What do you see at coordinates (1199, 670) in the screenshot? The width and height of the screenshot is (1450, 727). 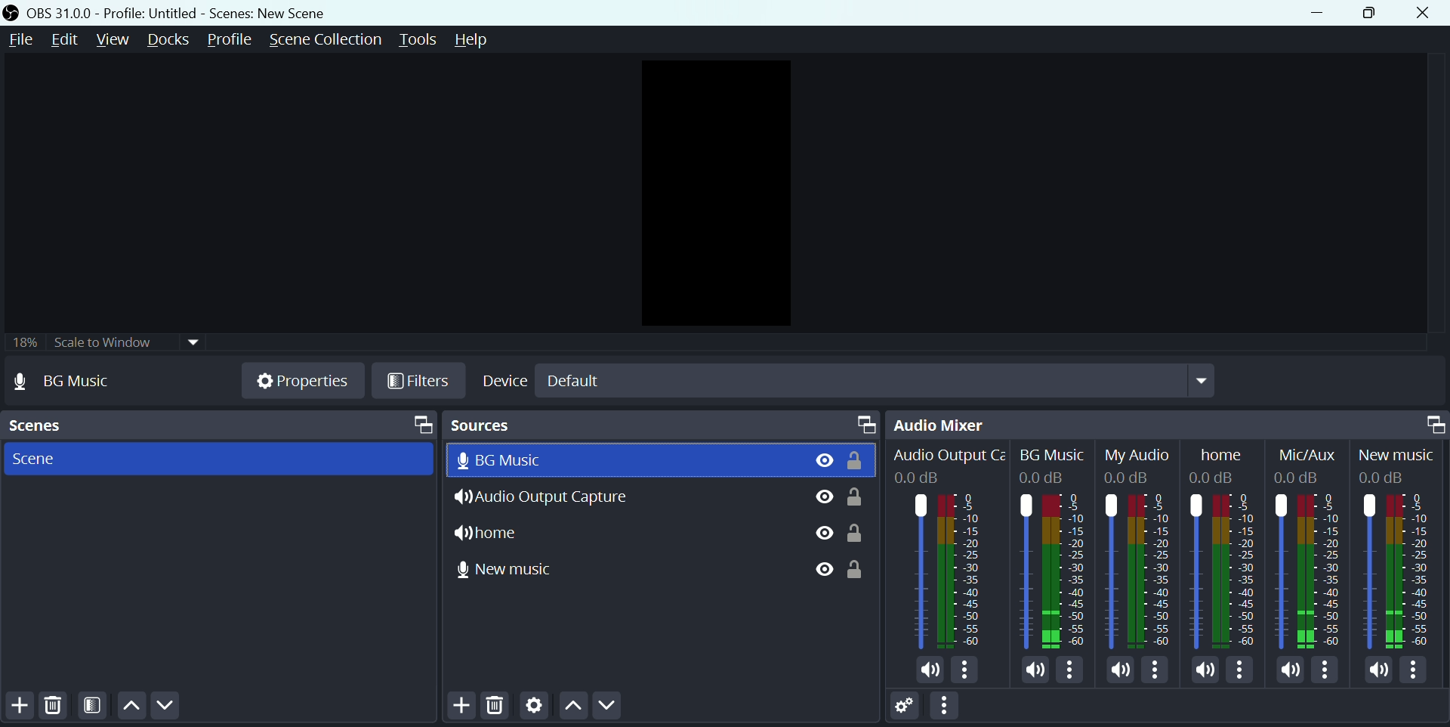 I see `Mute/Unmute` at bounding box center [1199, 670].